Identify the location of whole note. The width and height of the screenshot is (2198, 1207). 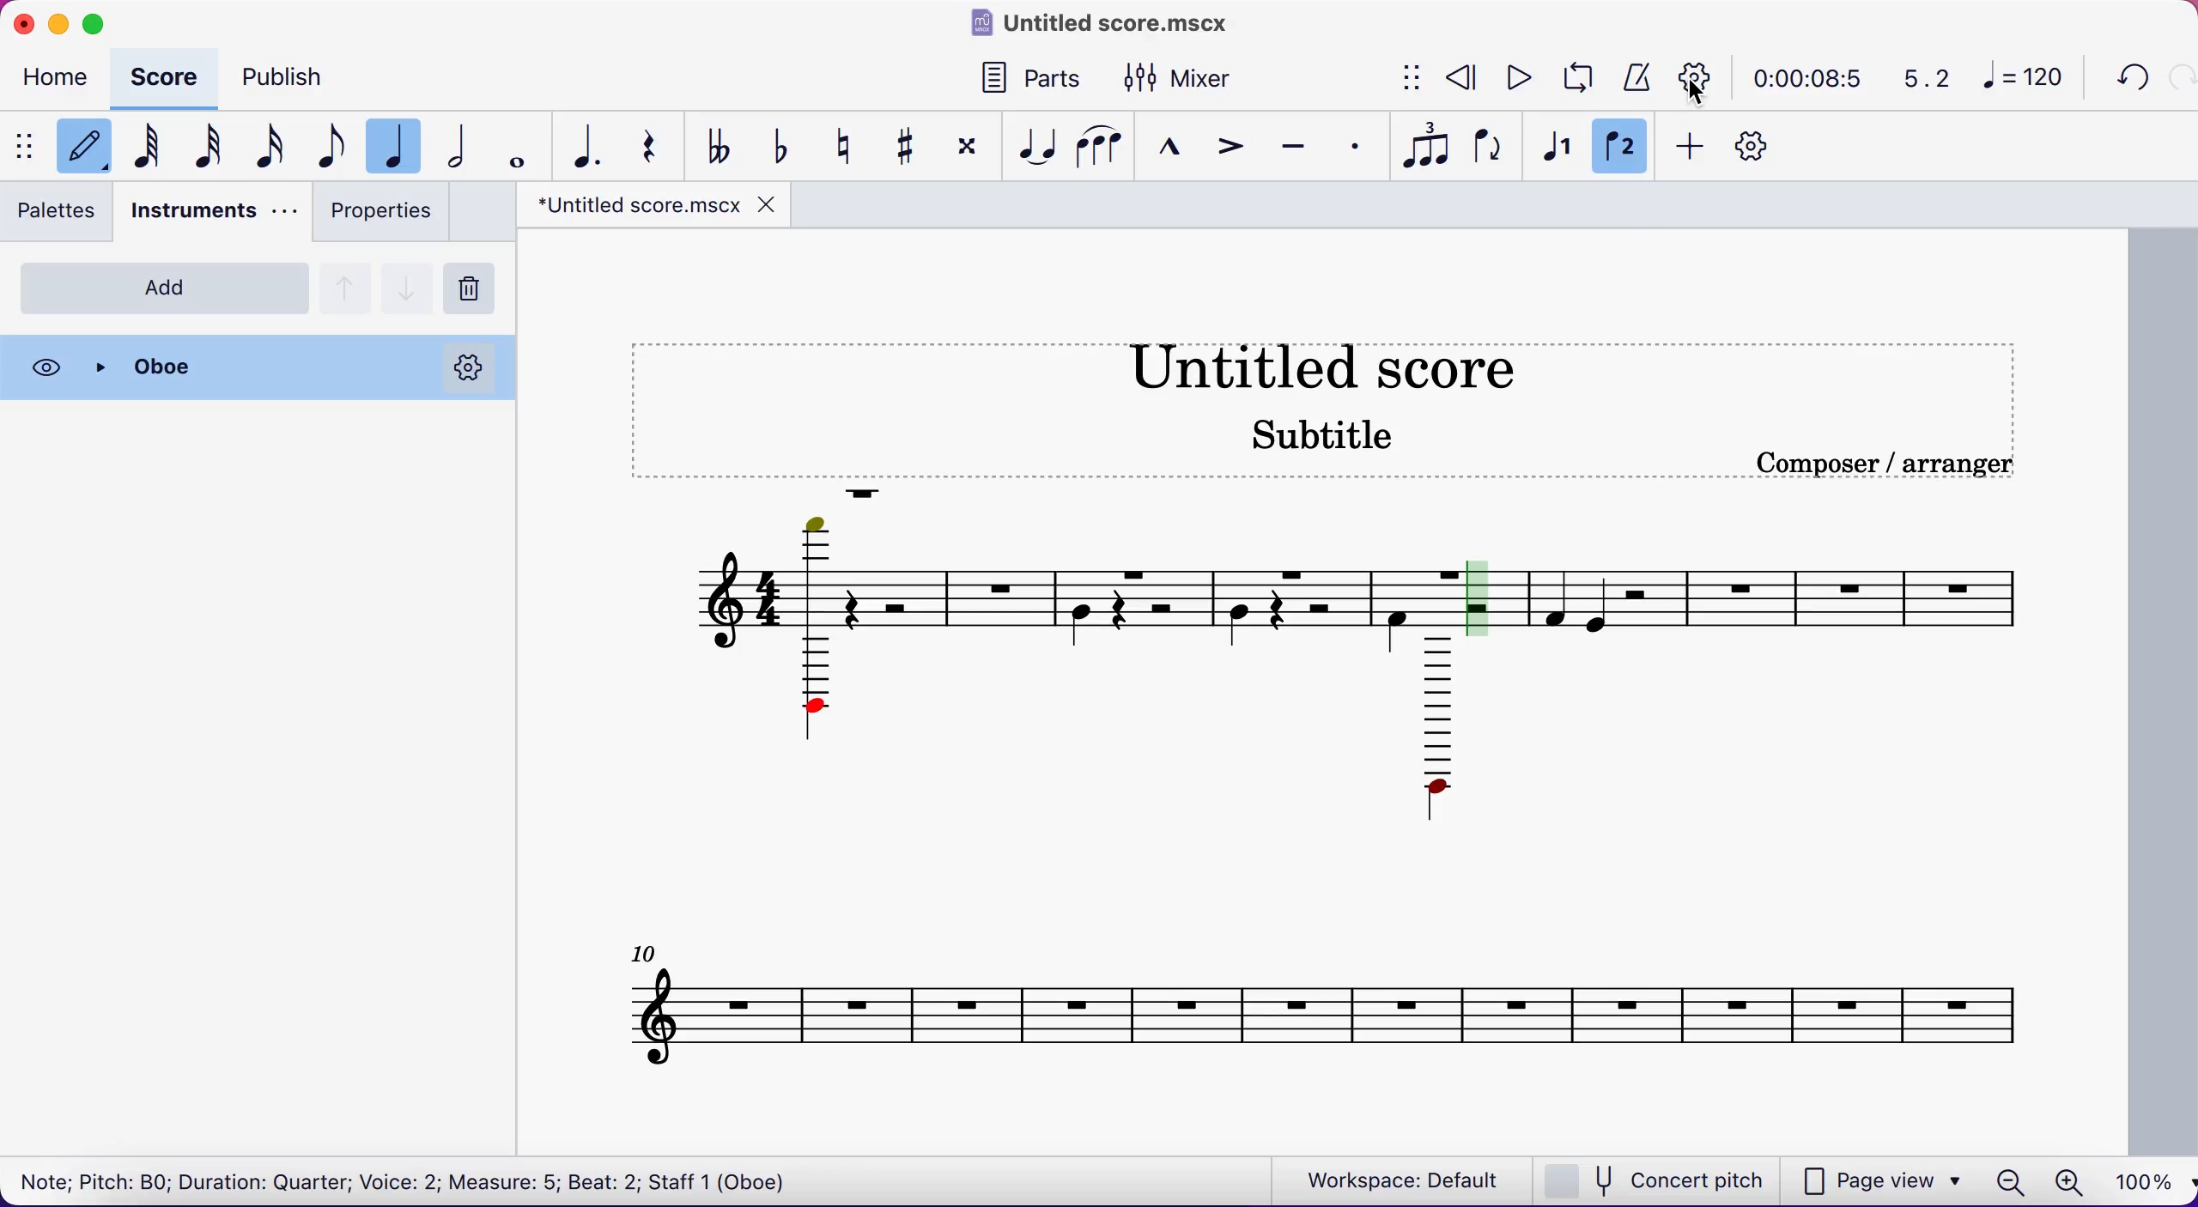
(513, 146).